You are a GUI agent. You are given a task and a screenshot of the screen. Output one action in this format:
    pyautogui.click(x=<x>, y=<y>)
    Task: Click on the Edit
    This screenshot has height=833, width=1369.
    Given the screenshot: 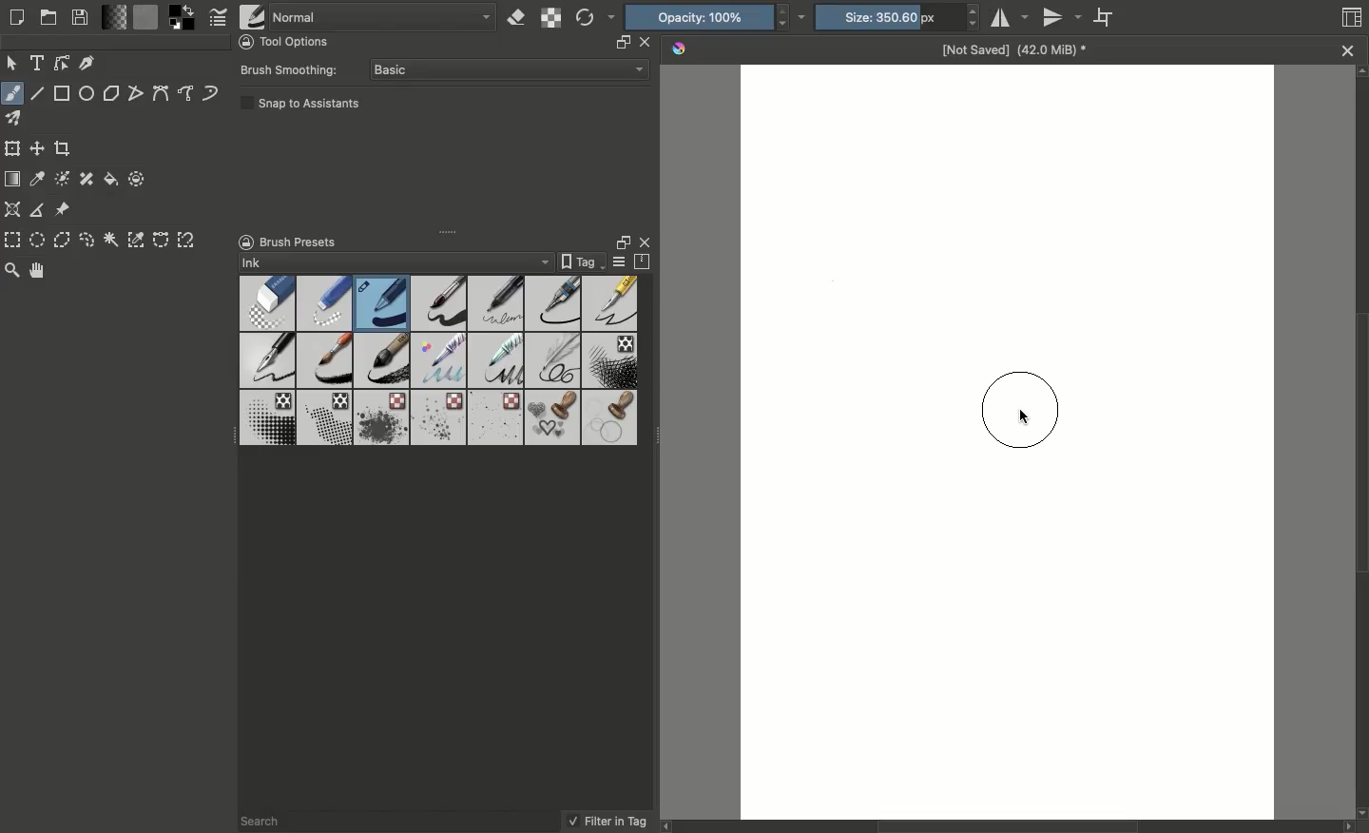 What is the action you would take?
    pyautogui.click(x=62, y=65)
    